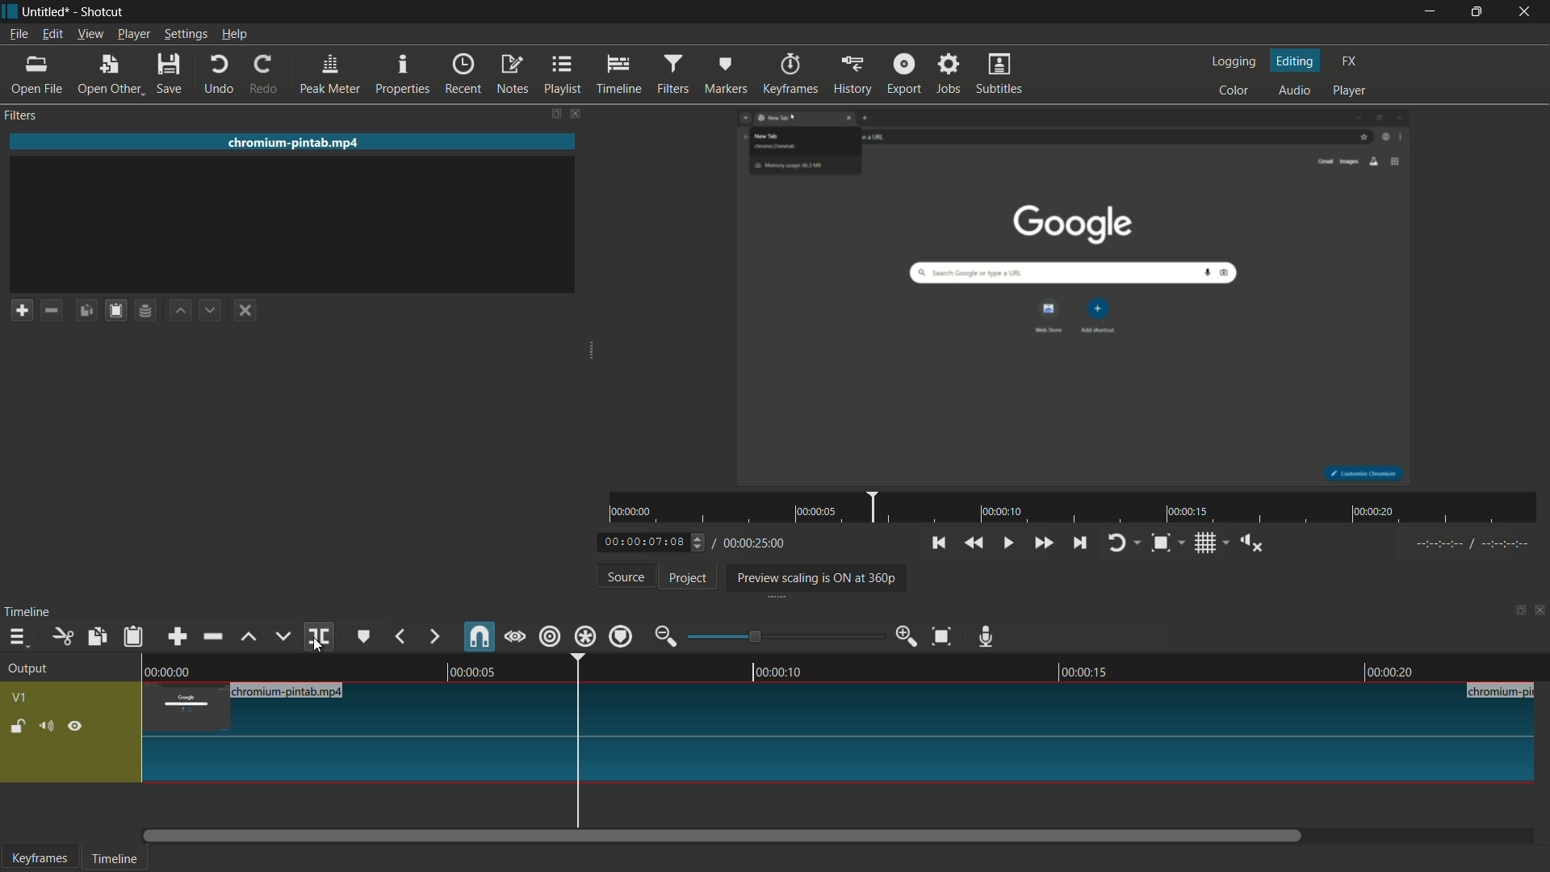 The width and height of the screenshot is (1550, 872). Describe the element at coordinates (723, 836) in the screenshot. I see `scroll bar` at that location.